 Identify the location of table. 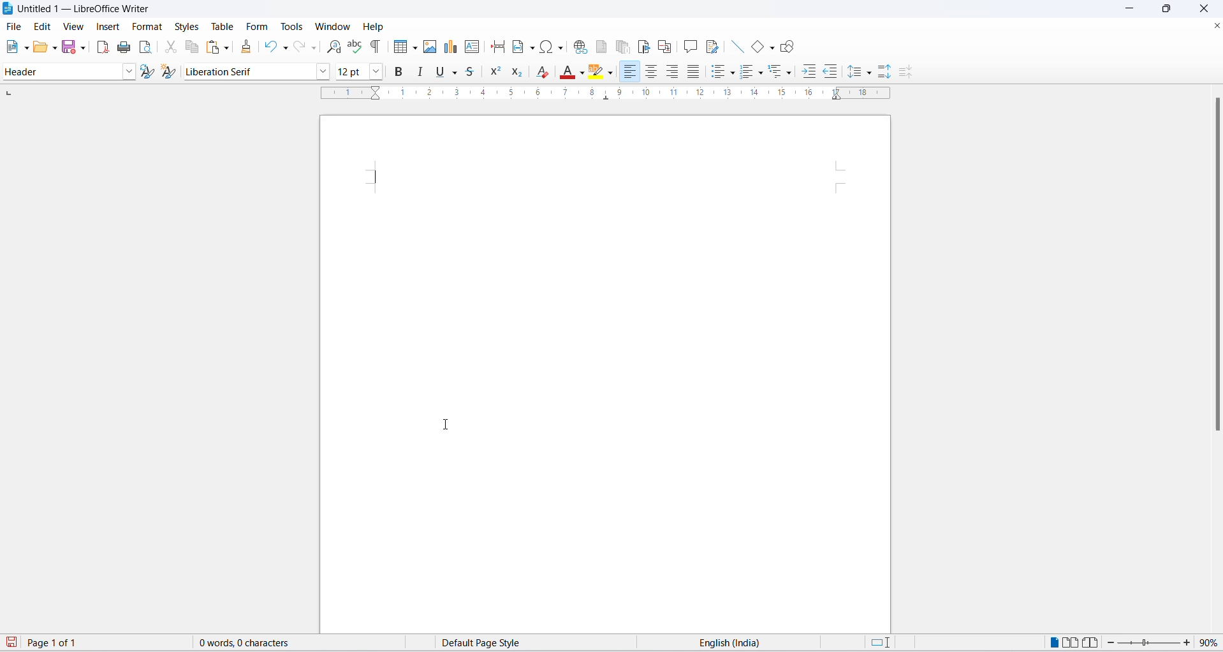
(221, 26).